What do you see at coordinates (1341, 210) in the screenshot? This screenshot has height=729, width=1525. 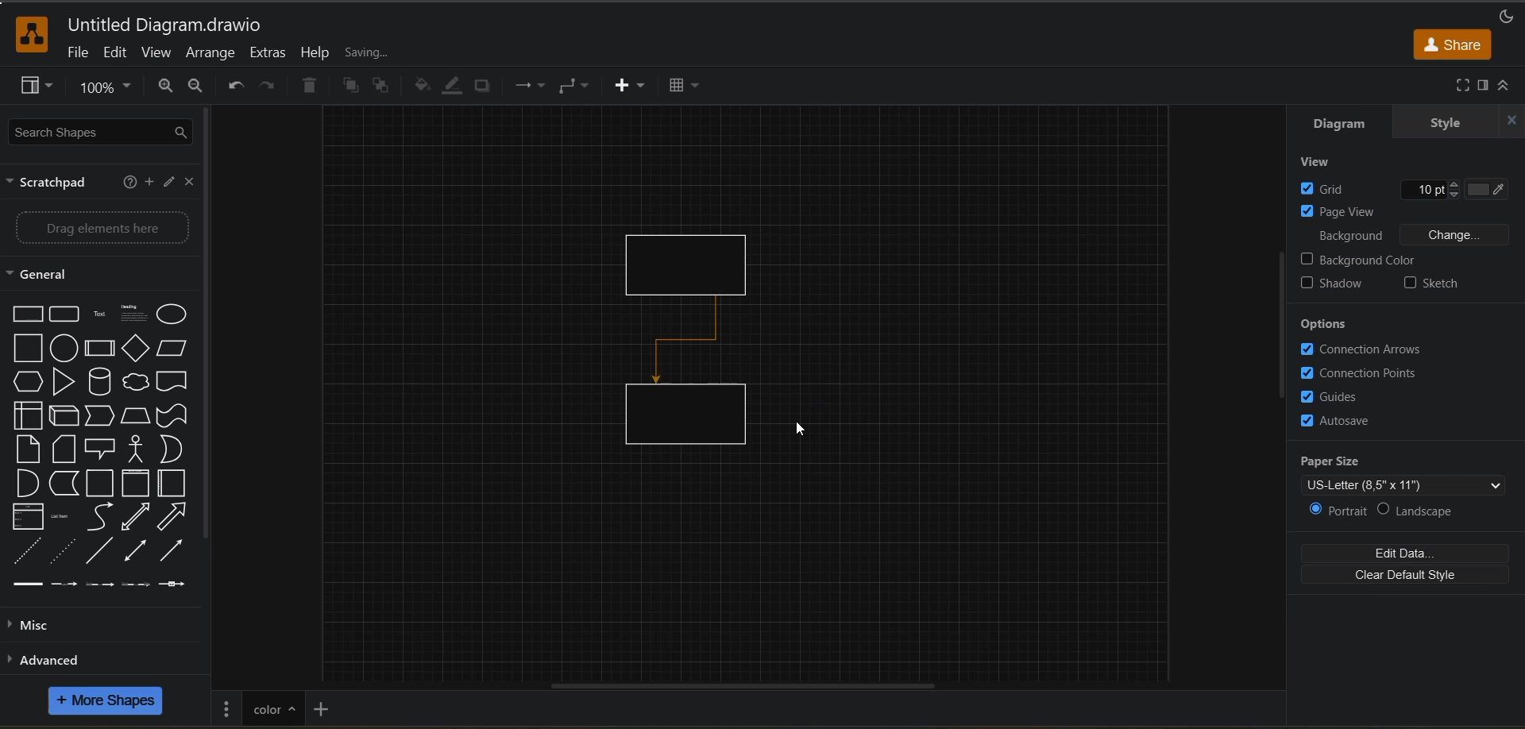 I see `page view` at bounding box center [1341, 210].